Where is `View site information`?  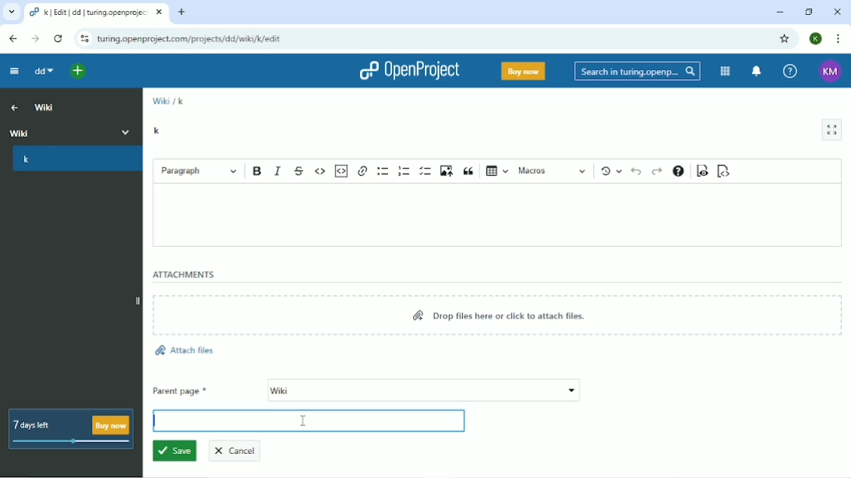 View site information is located at coordinates (85, 39).